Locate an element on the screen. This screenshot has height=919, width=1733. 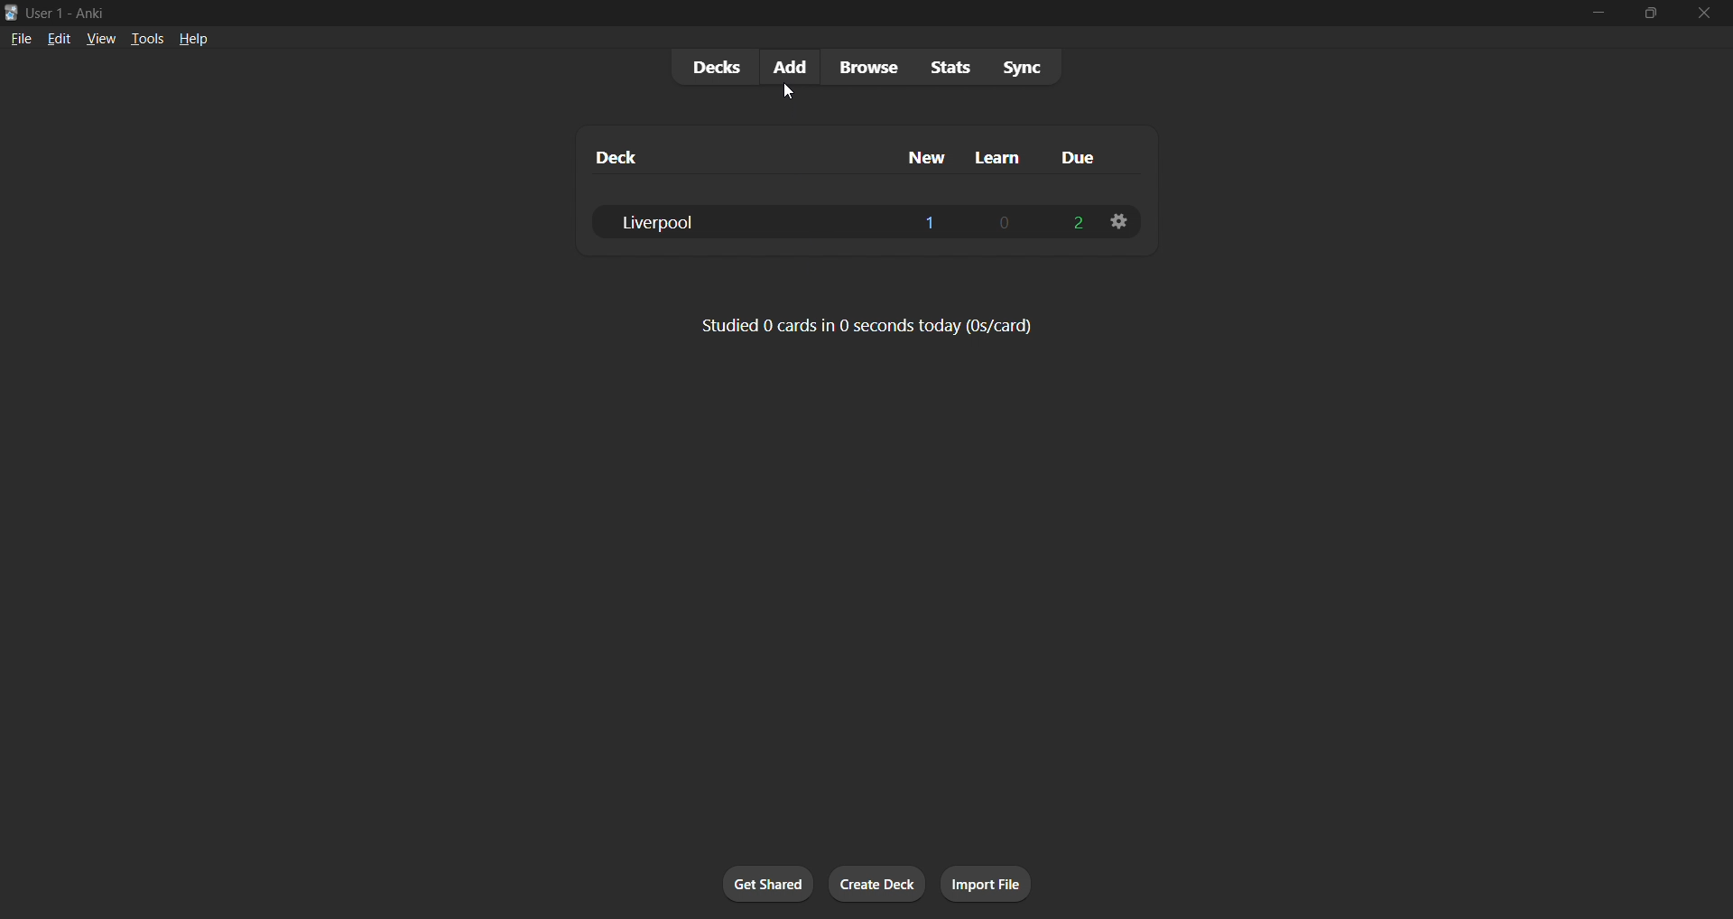
add is located at coordinates (785, 66).